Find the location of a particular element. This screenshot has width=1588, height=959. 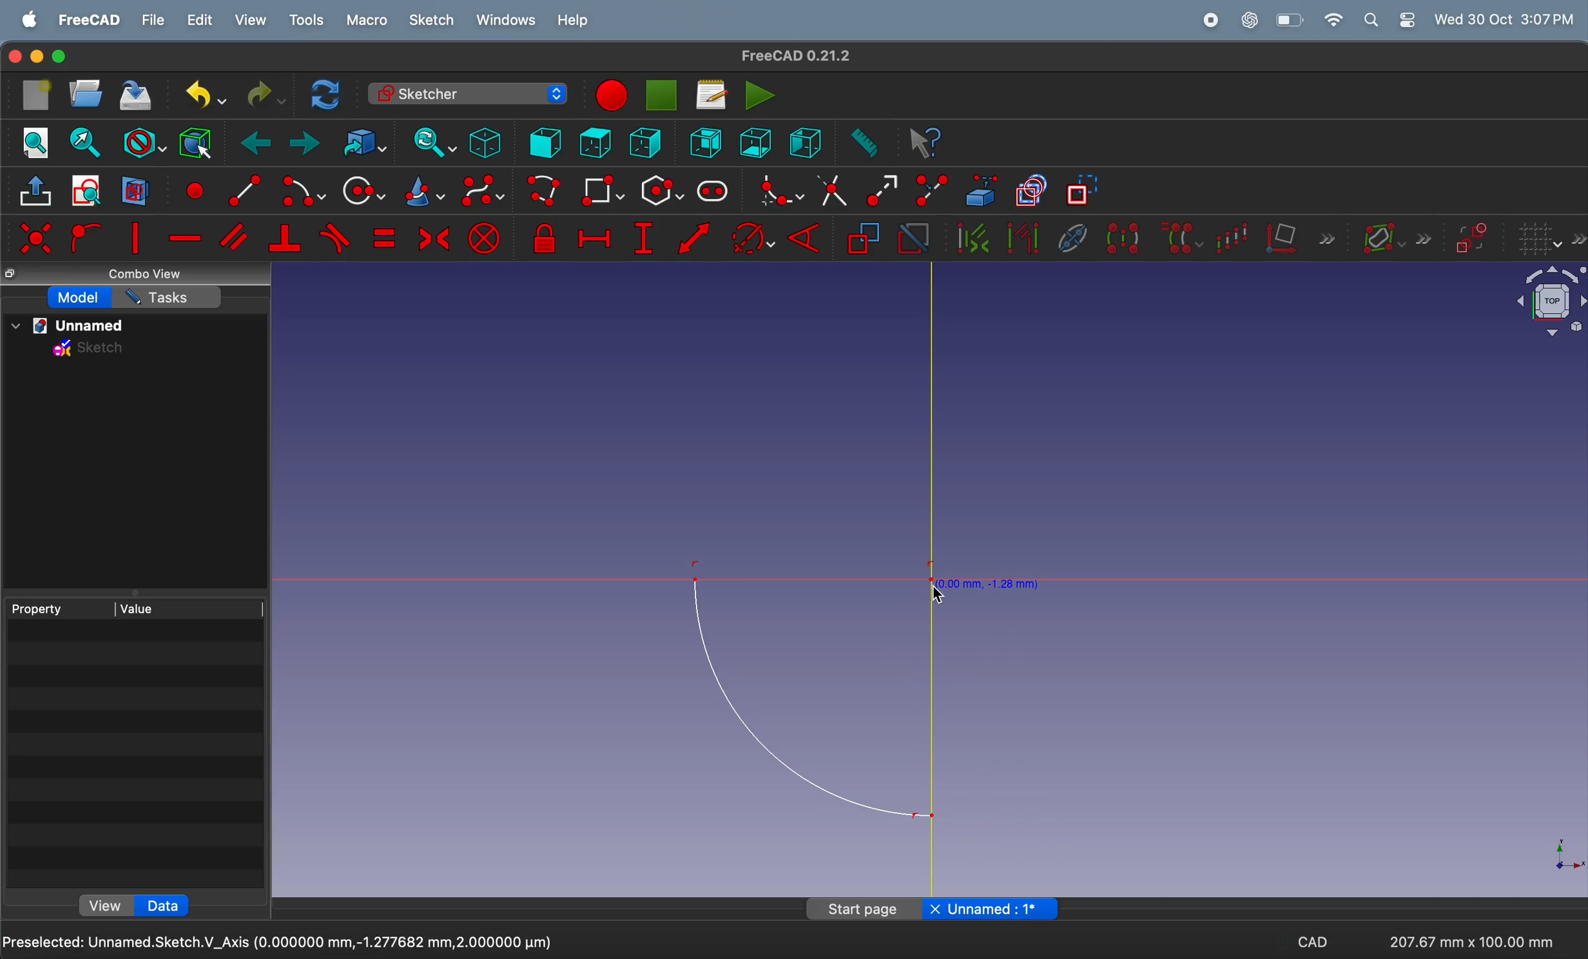

combo view is located at coordinates (150, 275).